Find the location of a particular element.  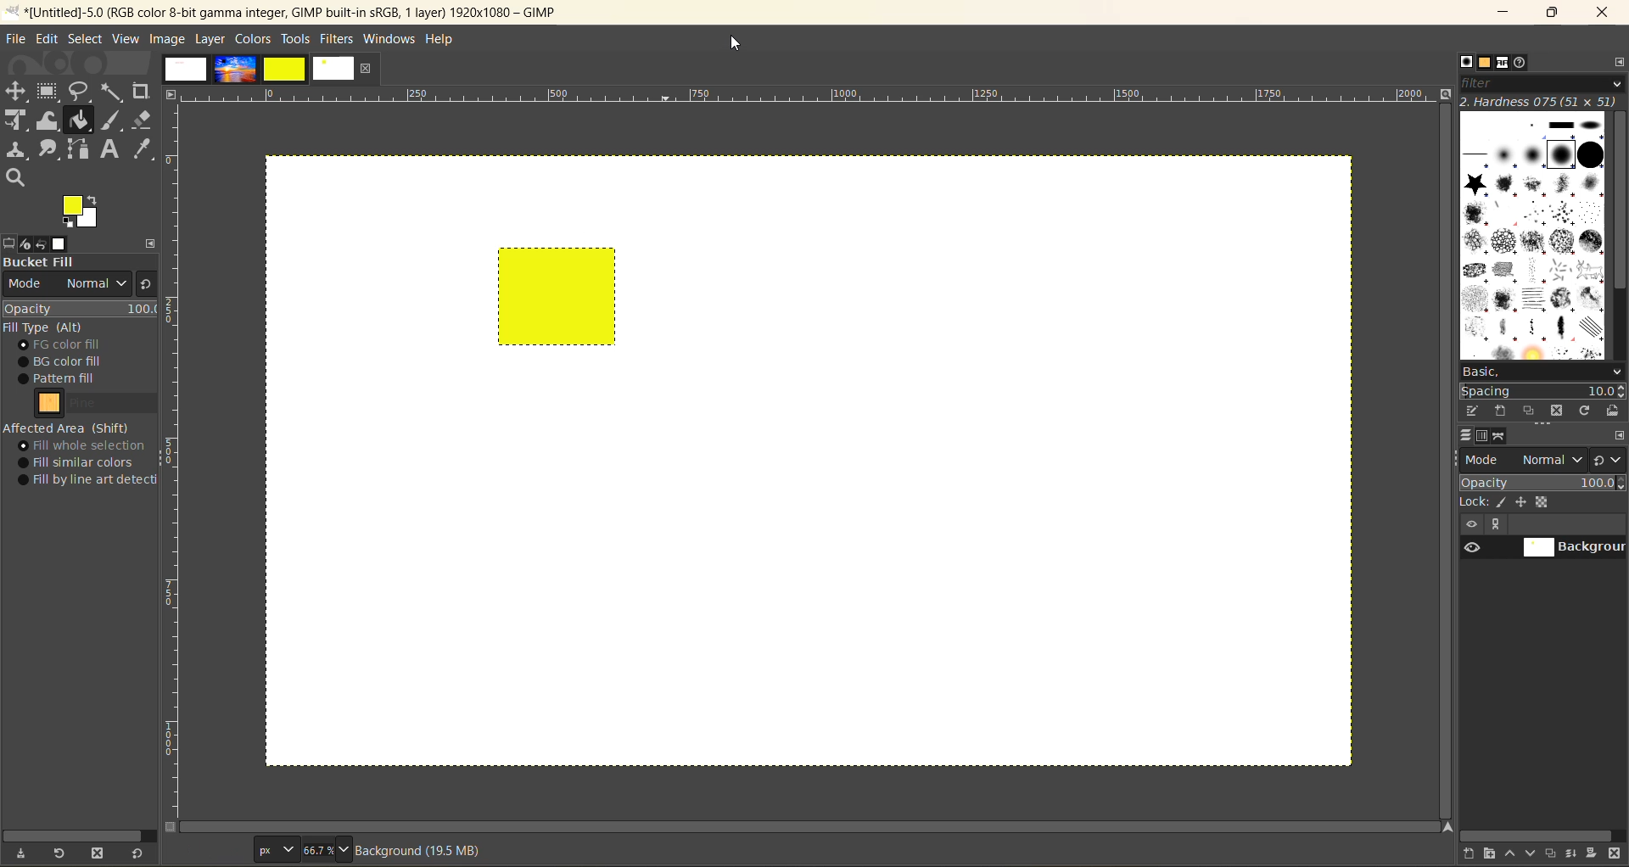

hide is located at coordinates (1470, 525).